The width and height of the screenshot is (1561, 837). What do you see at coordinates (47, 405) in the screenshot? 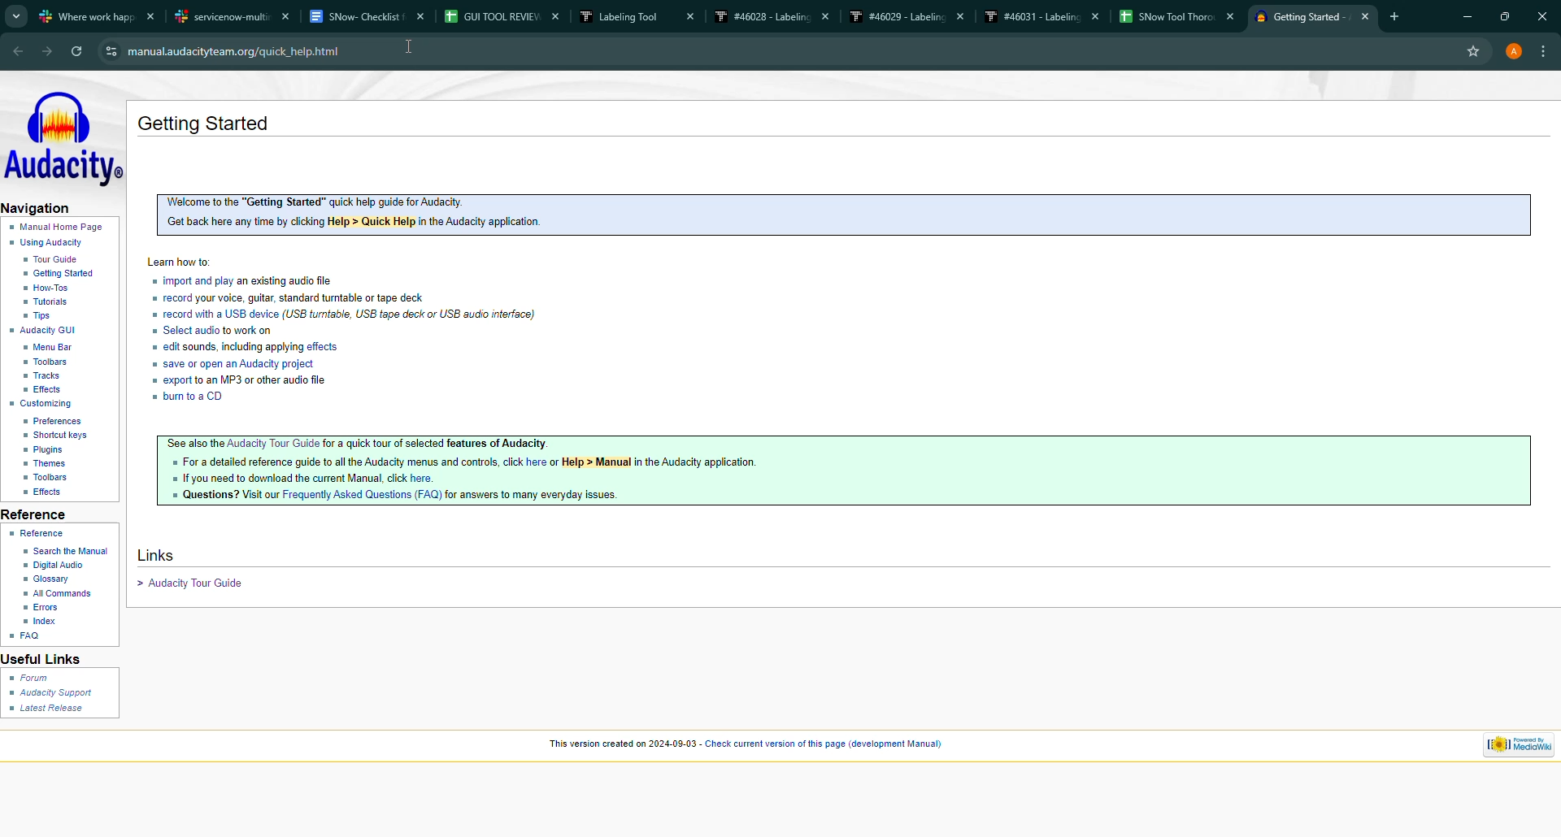
I see `custom` at bounding box center [47, 405].